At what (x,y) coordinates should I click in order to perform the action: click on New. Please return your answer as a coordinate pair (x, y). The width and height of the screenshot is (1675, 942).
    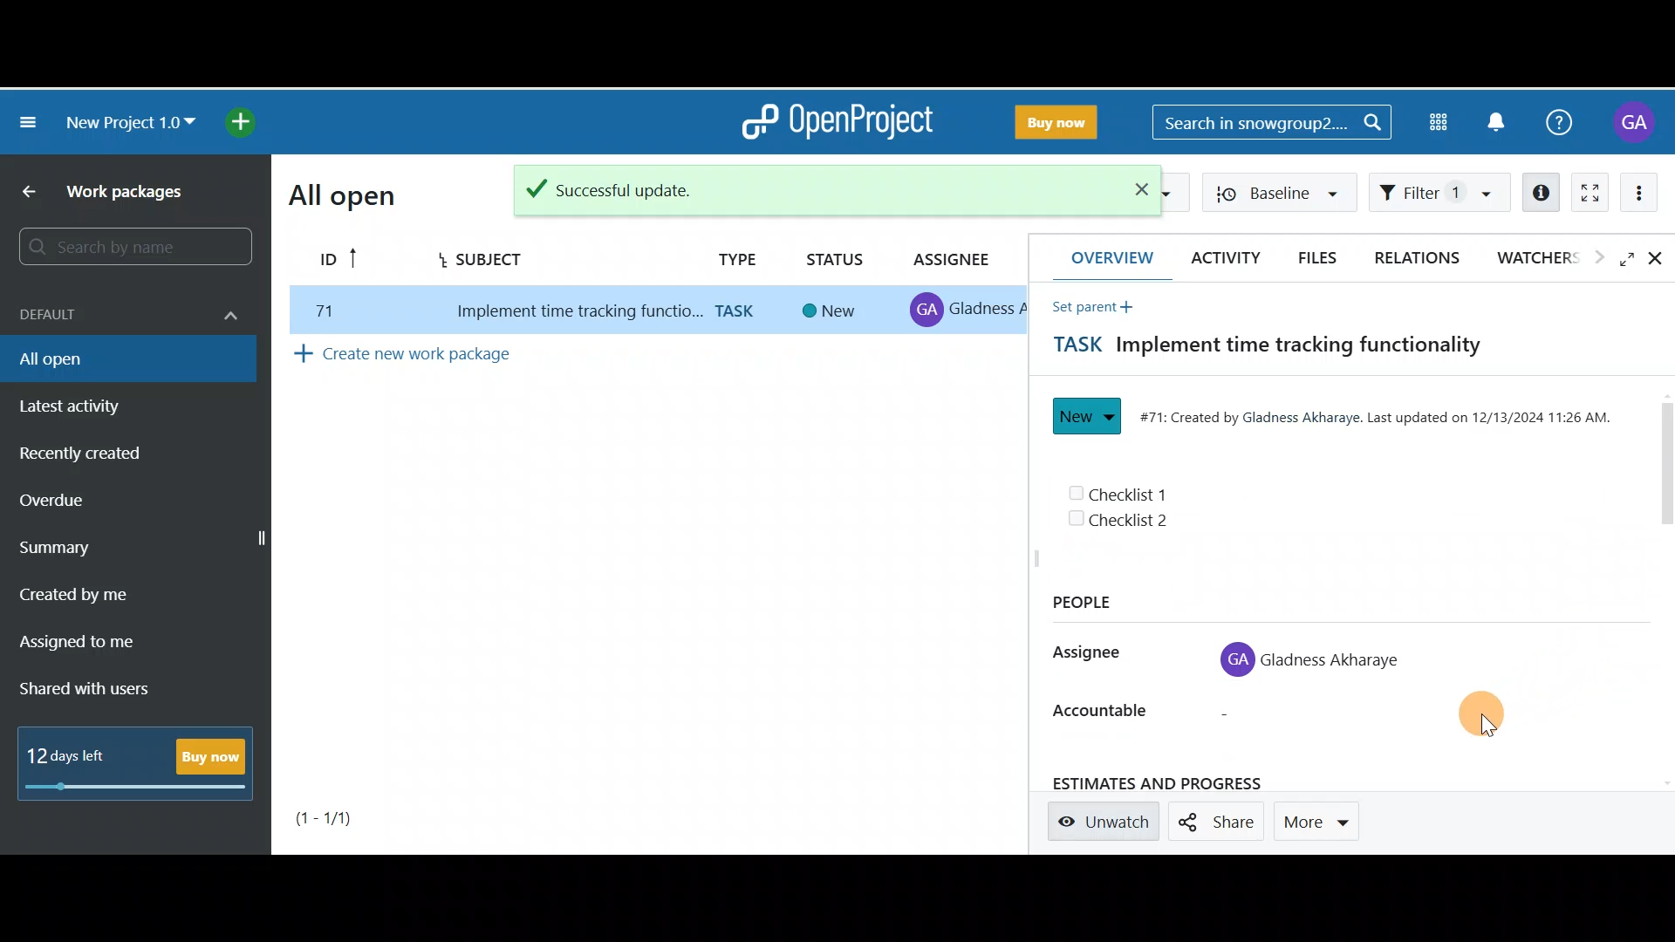
    Looking at the image, I should click on (1088, 416).